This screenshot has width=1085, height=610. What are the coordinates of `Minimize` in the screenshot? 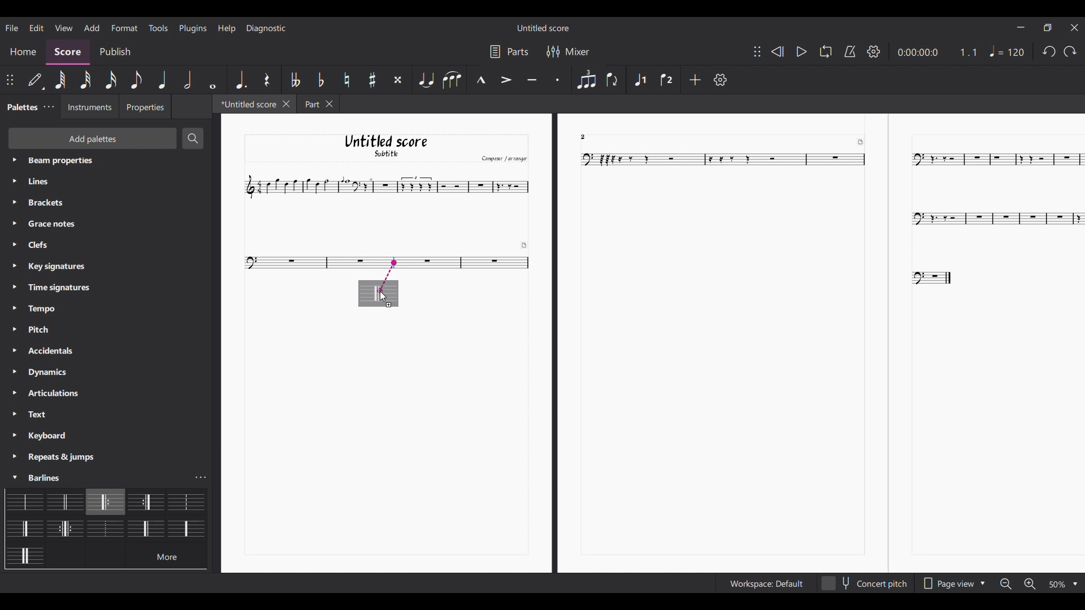 It's located at (1021, 28).